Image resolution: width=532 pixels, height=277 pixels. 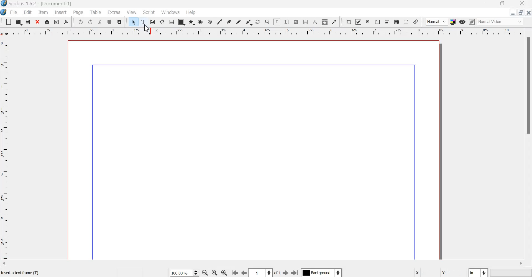 I want to click on File, so click(x=13, y=12).